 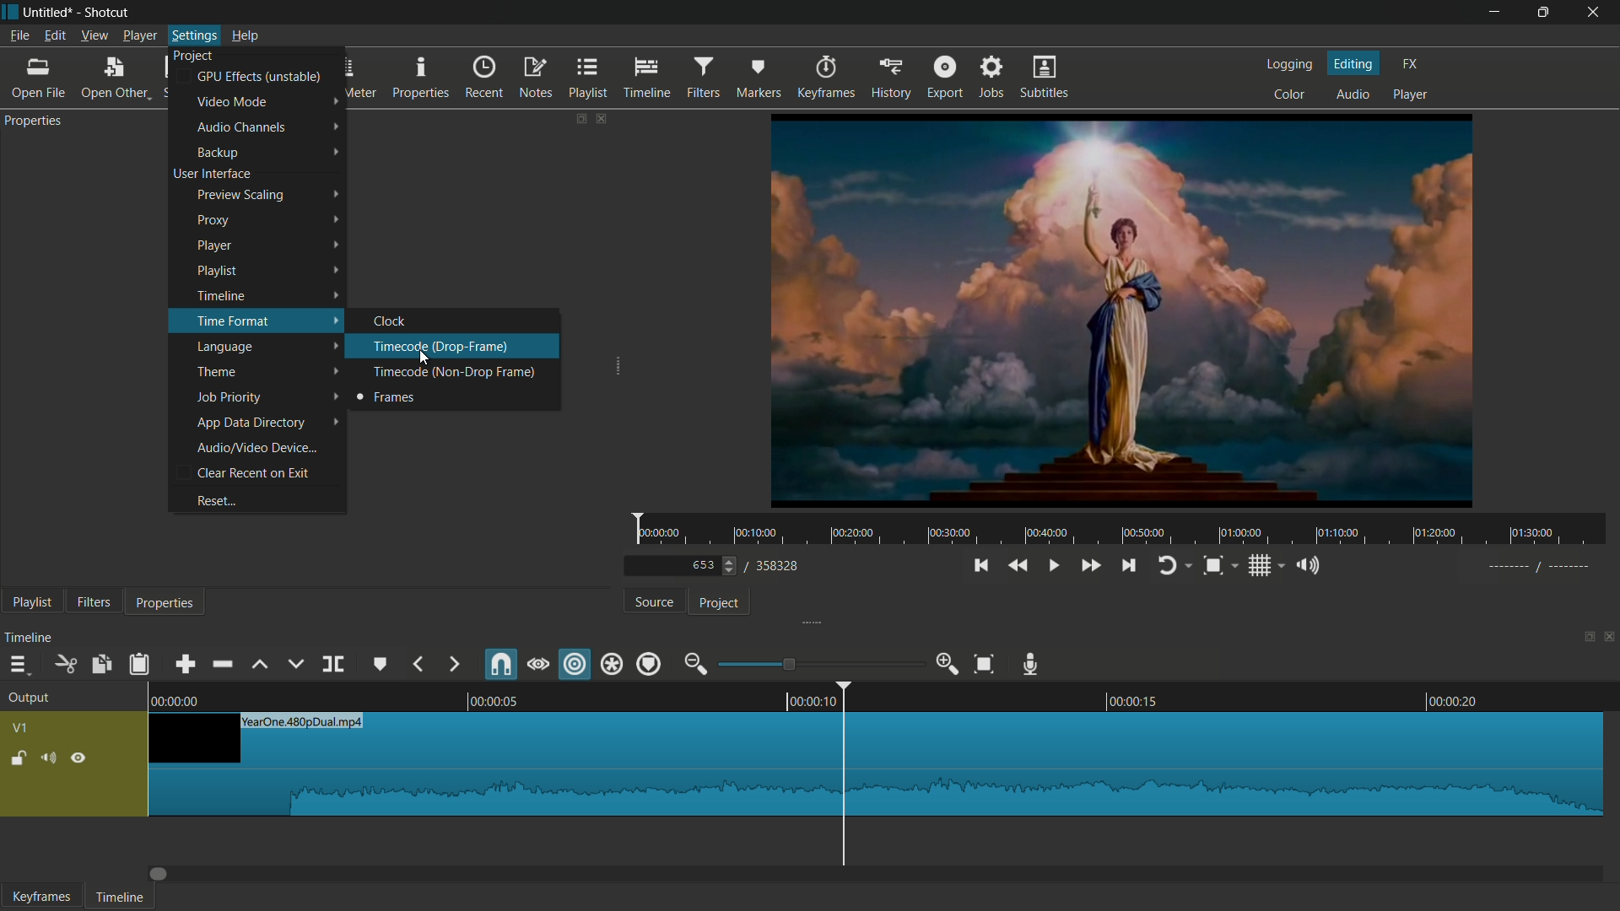 I want to click on app icon, so click(x=10, y=12).